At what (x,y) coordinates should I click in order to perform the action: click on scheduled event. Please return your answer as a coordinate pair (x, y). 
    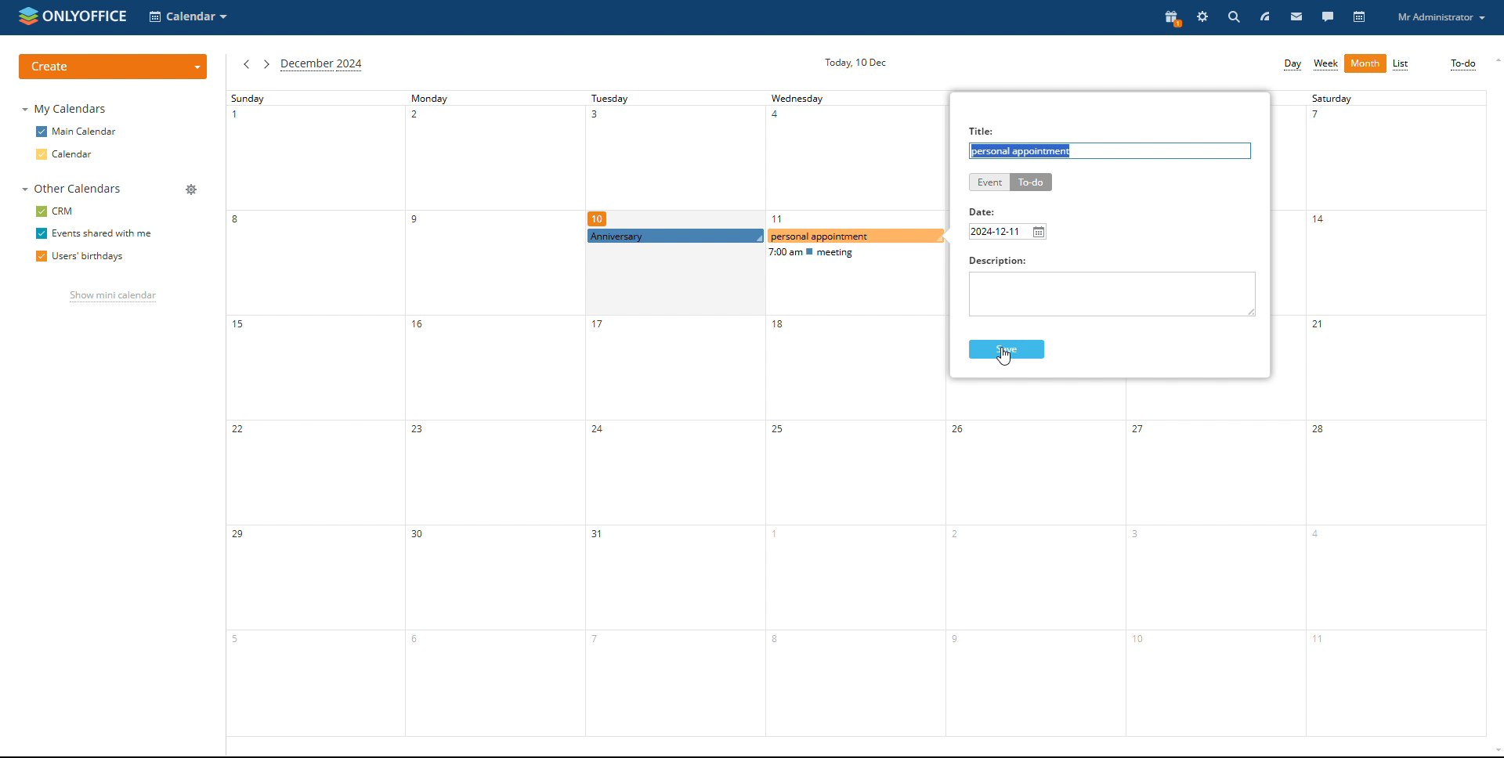
    Looking at the image, I should click on (765, 234).